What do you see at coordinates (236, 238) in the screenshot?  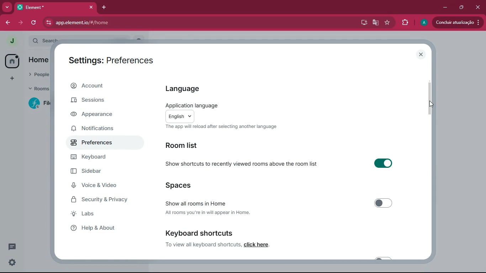 I see `keyboard shortcuts` at bounding box center [236, 238].